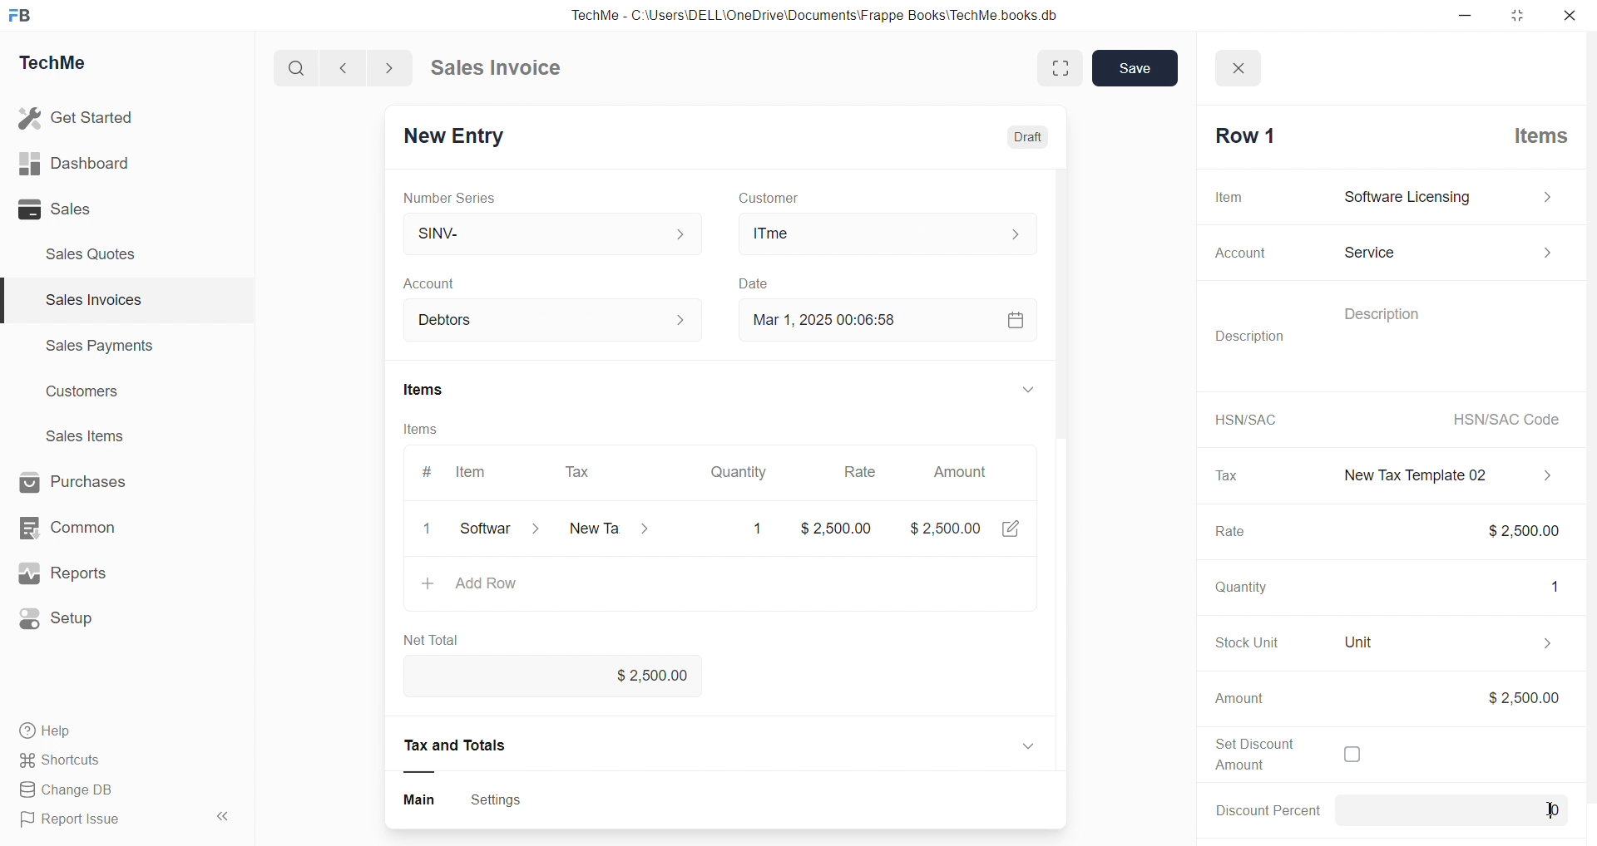 This screenshot has width=1597, height=846. What do you see at coordinates (580, 469) in the screenshot?
I see `Tax` at bounding box center [580, 469].